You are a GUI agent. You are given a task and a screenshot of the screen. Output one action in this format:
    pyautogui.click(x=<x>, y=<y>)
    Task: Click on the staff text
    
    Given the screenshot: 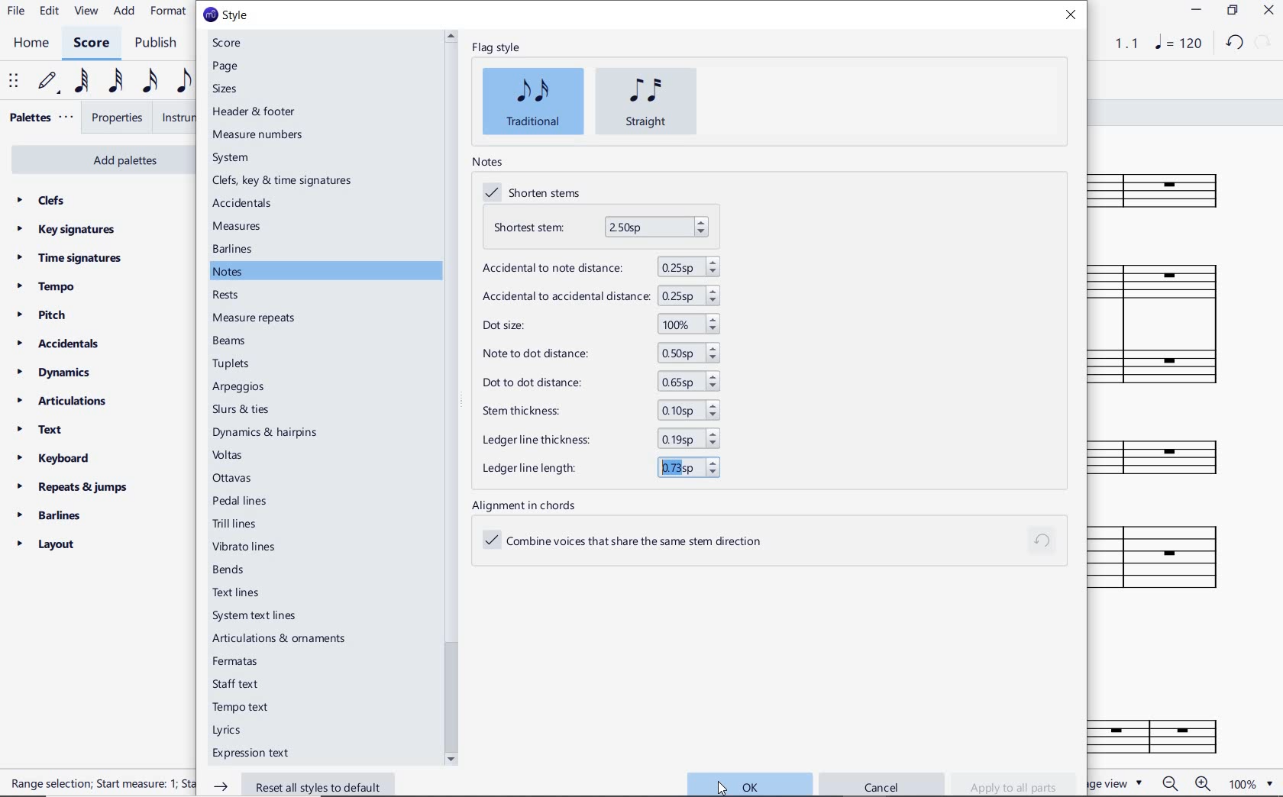 What is the action you would take?
    pyautogui.click(x=238, y=682)
    